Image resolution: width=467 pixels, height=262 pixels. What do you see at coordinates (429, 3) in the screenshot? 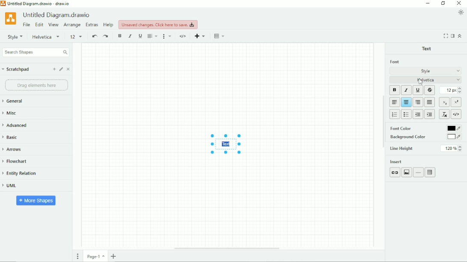
I see `Minimize` at bounding box center [429, 3].